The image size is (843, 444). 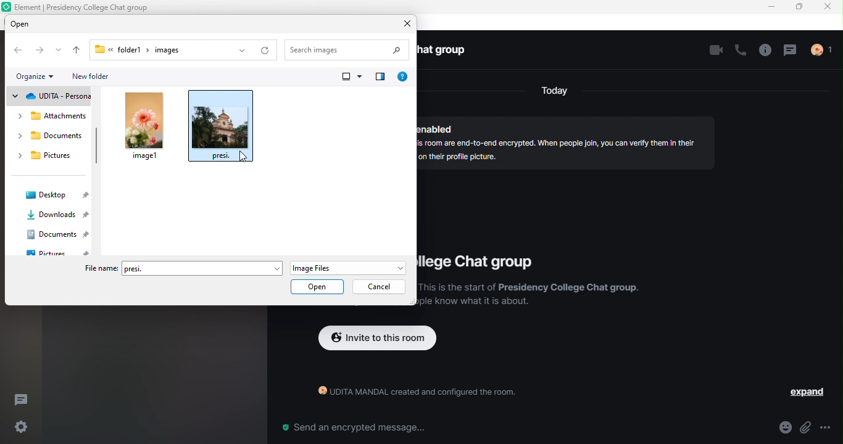 What do you see at coordinates (447, 51) in the screenshot?
I see `hat group` at bounding box center [447, 51].